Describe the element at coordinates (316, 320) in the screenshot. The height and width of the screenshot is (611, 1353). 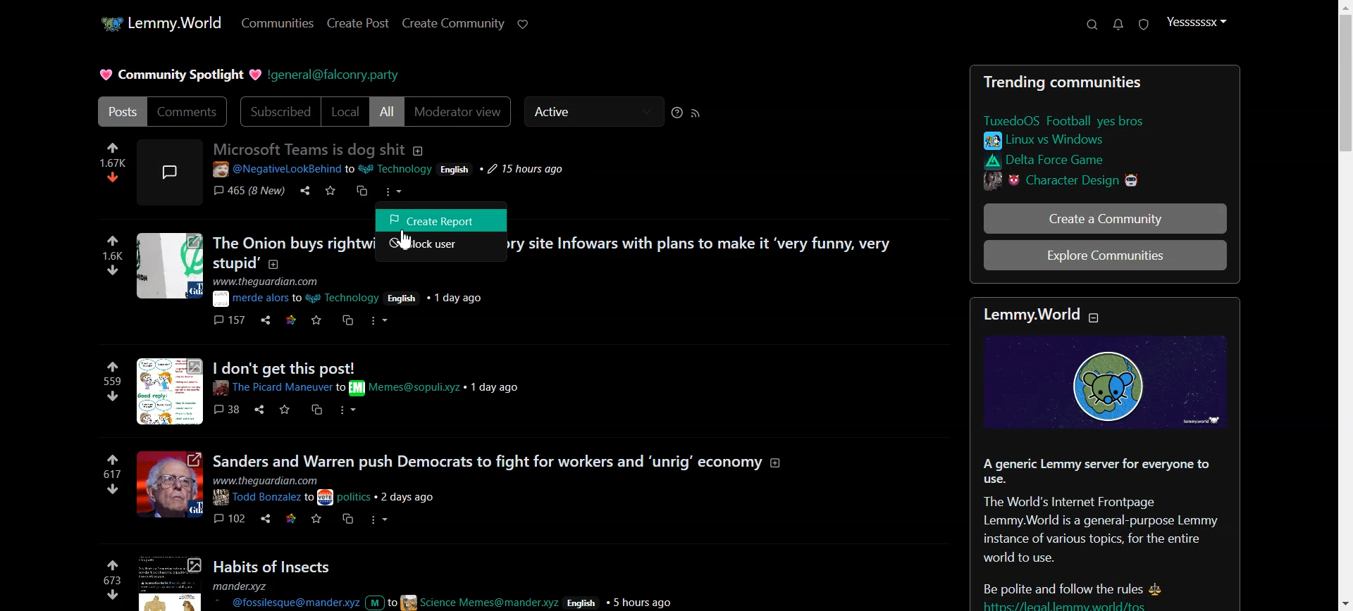
I see `save` at that location.